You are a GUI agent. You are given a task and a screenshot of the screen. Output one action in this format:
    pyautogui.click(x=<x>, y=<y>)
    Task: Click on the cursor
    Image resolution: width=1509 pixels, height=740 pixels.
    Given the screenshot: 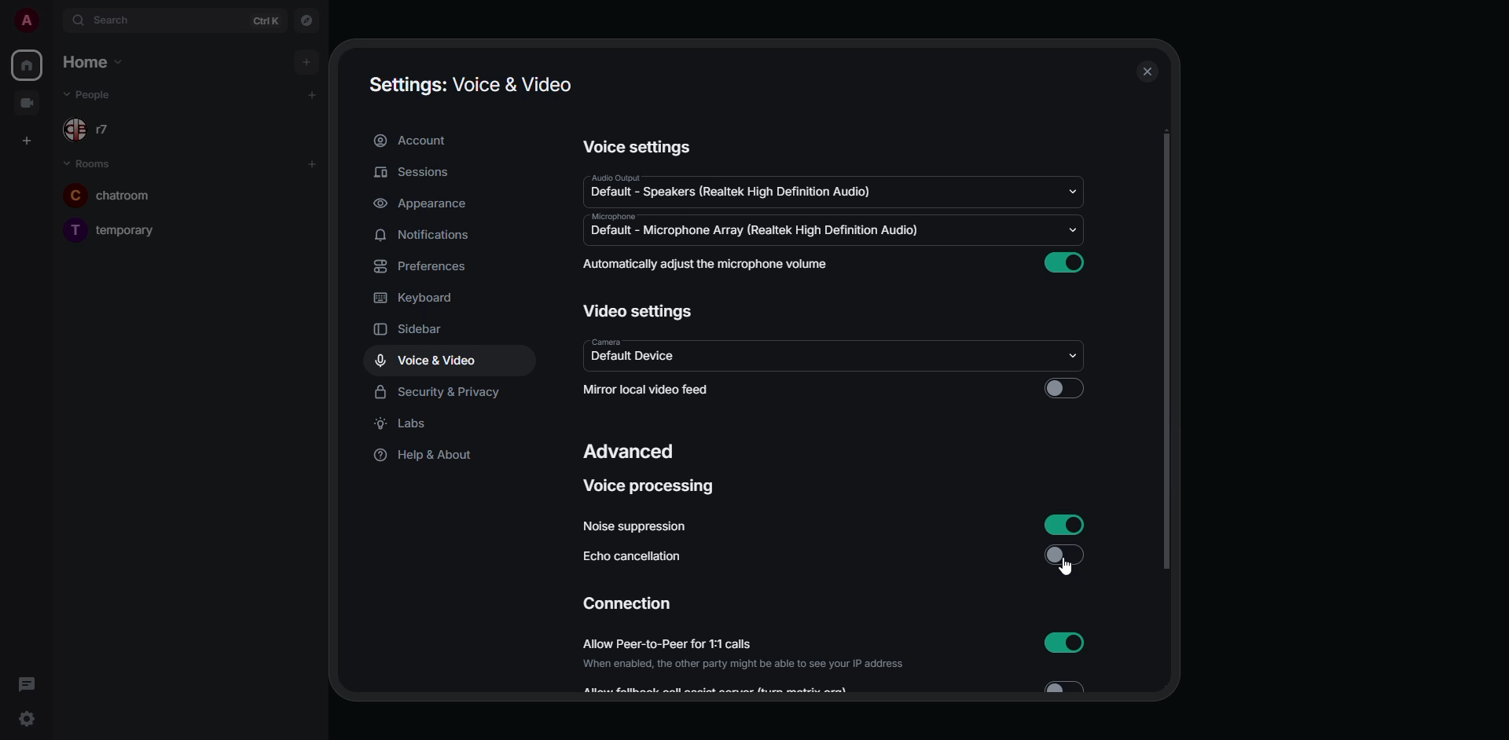 What is the action you would take?
    pyautogui.click(x=1074, y=565)
    